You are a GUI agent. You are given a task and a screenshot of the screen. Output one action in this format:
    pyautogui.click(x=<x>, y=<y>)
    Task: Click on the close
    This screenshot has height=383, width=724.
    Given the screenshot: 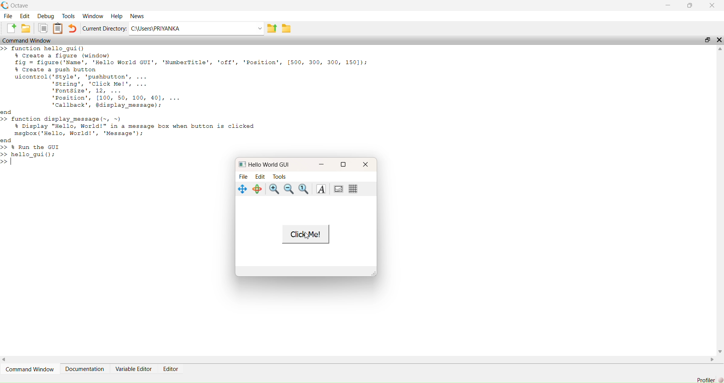 What is the action you would take?
    pyautogui.click(x=365, y=164)
    